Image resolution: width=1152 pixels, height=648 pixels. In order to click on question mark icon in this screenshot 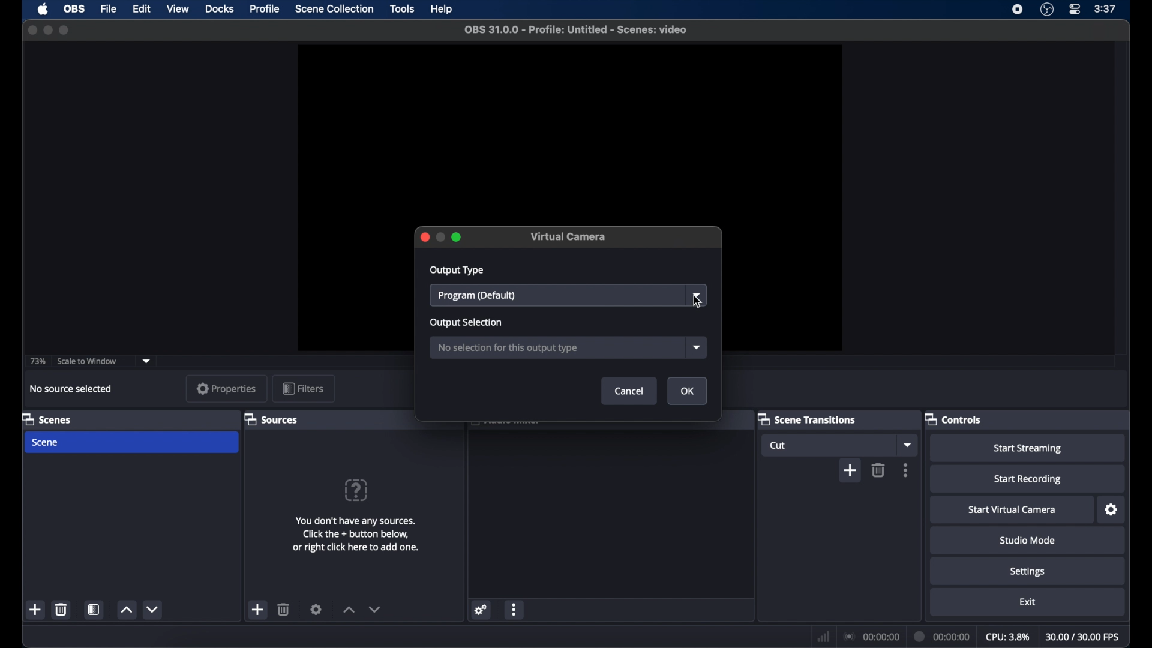, I will do `click(356, 490)`.